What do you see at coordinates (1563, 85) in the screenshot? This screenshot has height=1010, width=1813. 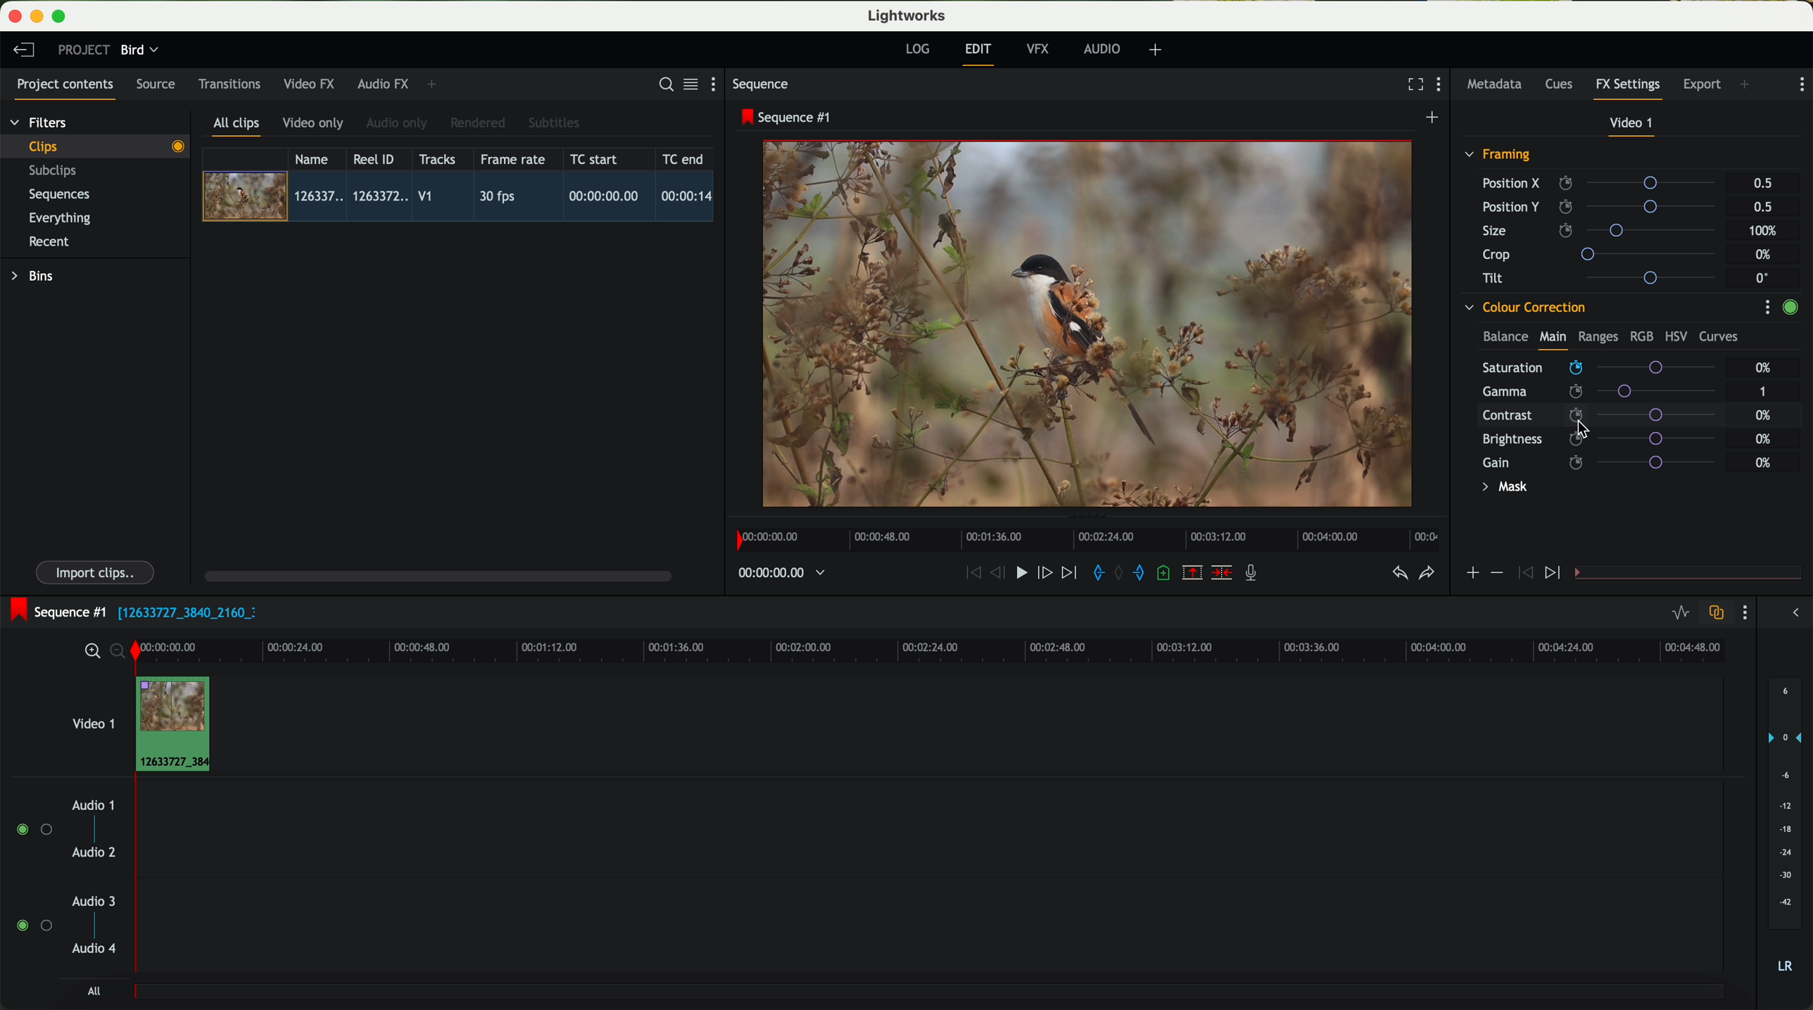 I see `cues` at bounding box center [1563, 85].